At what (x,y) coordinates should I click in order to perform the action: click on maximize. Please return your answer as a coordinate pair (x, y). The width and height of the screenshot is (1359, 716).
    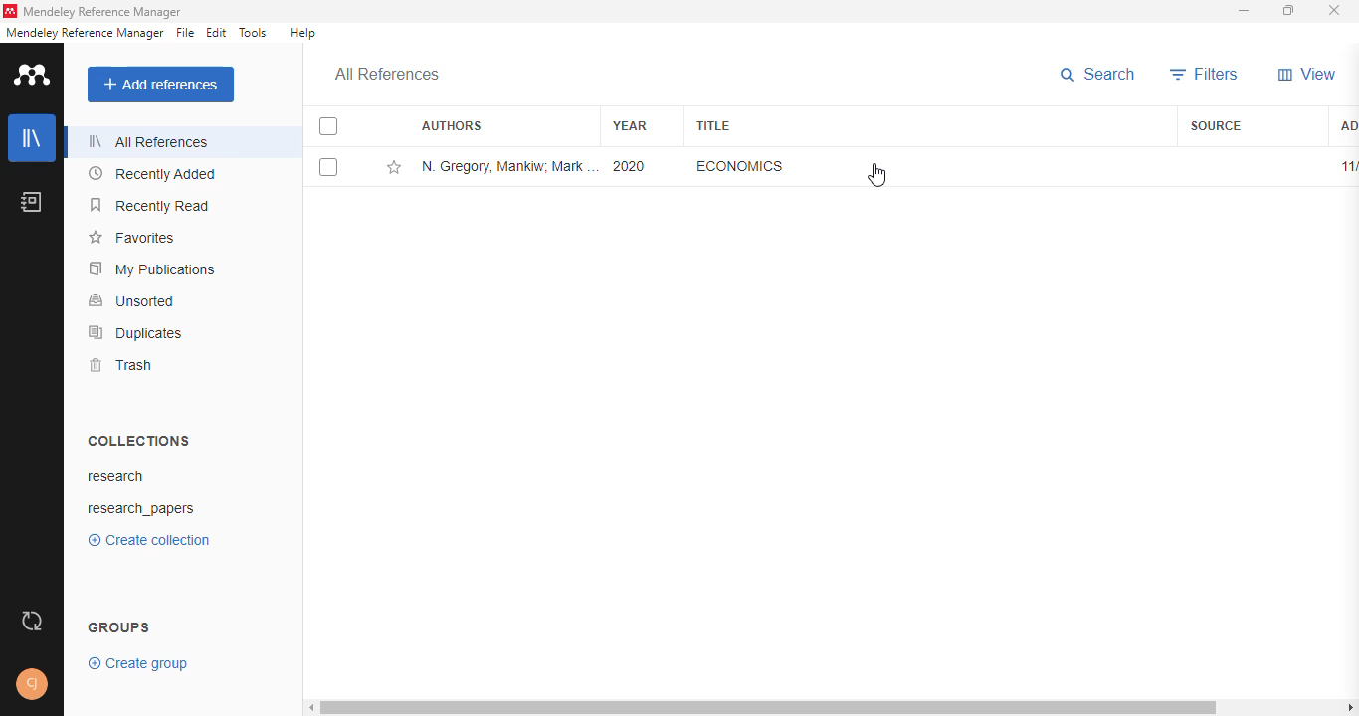
    Looking at the image, I should click on (1291, 11).